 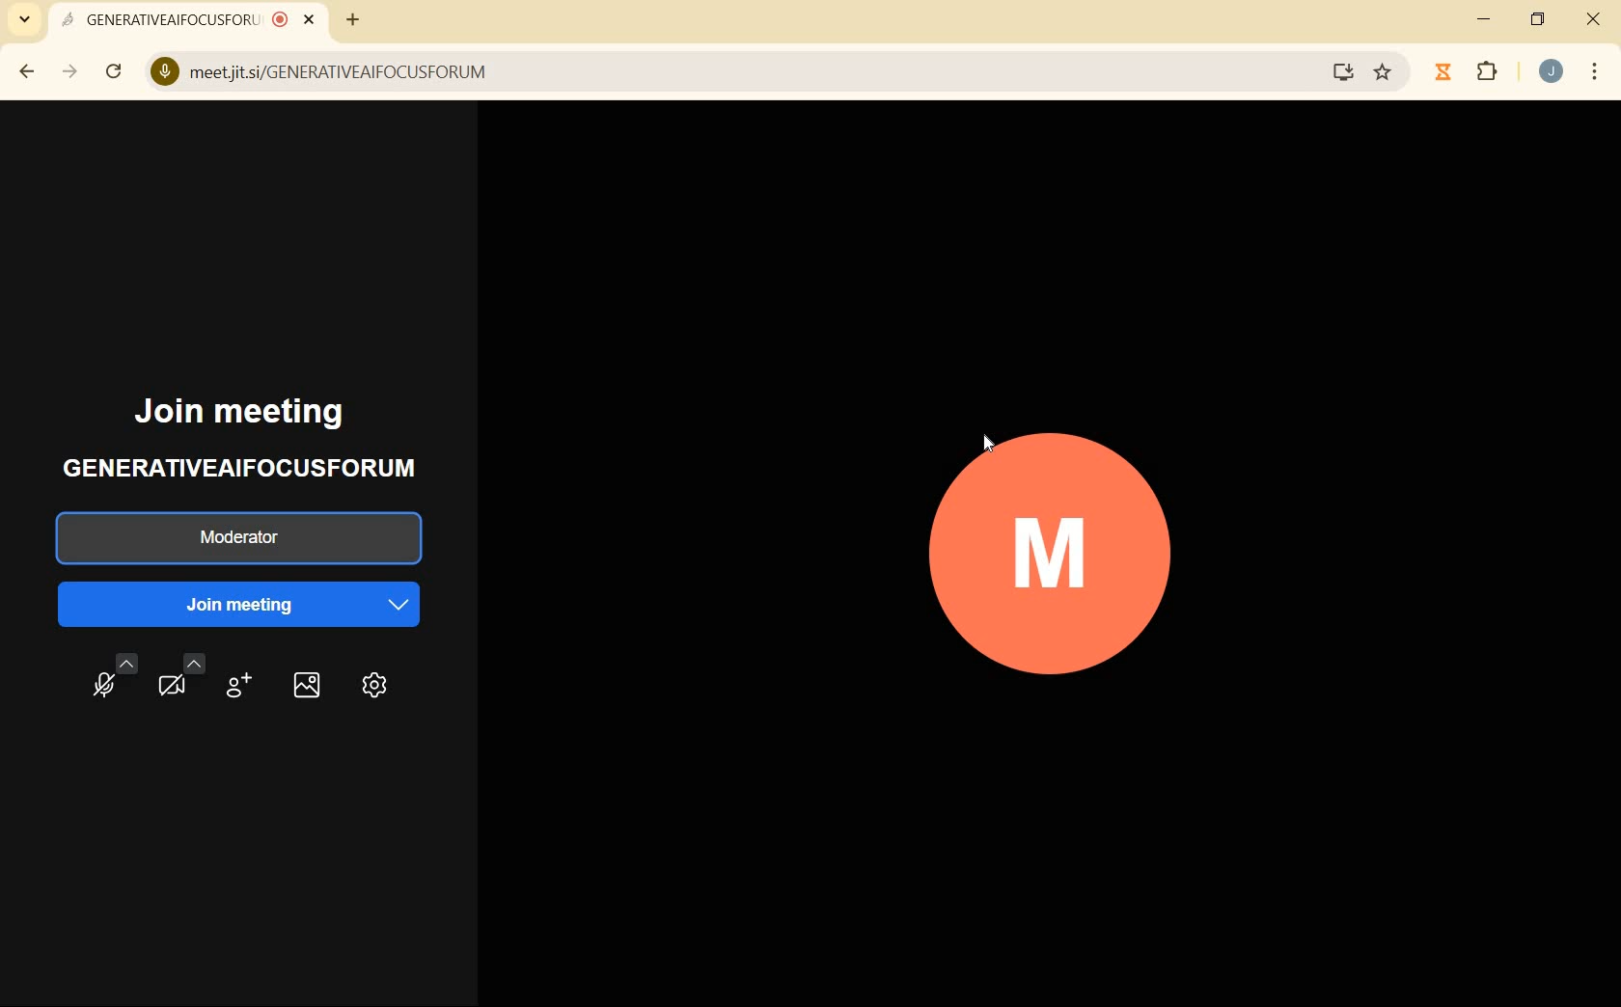 What do you see at coordinates (21, 19) in the screenshot?
I see `SEARCH TABS` at bounding box center [21, 19].